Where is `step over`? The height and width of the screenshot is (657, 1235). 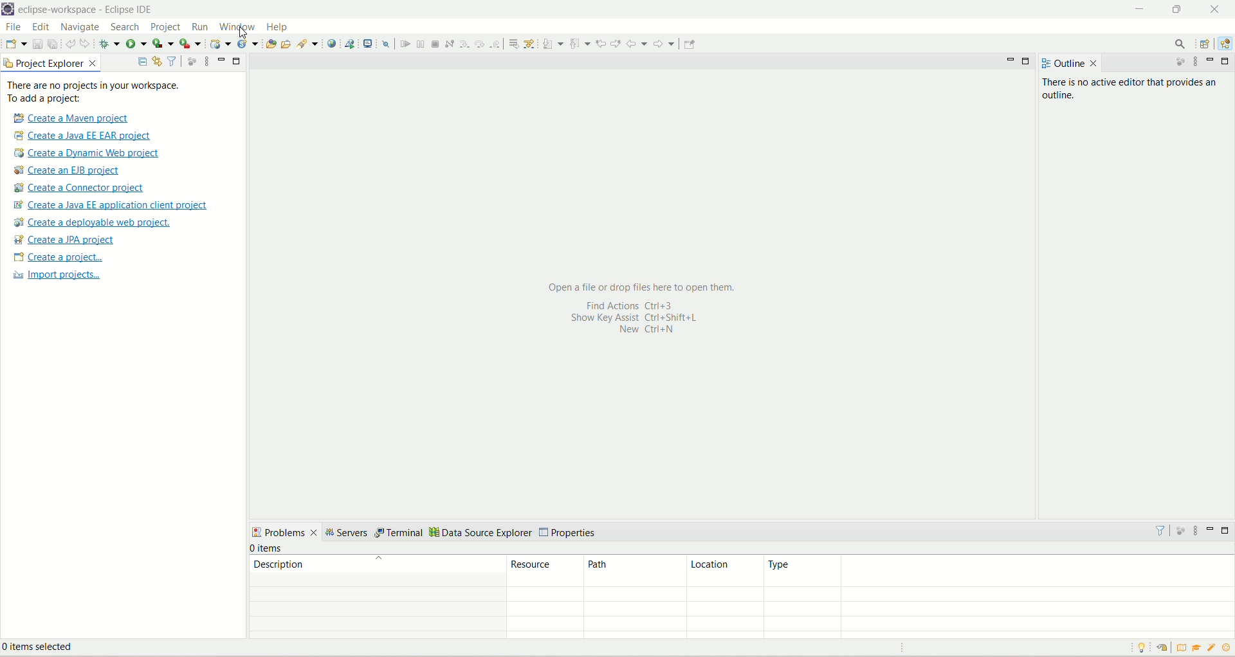 step over is located at coordinates (479, 44).